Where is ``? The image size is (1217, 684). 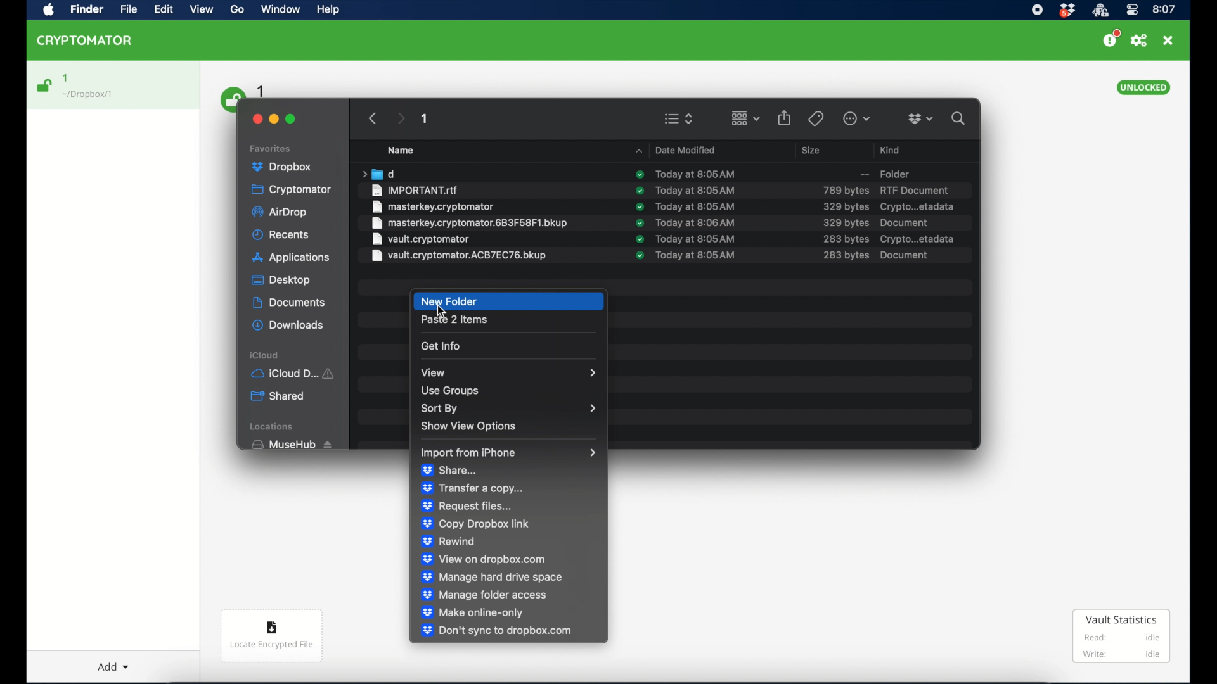
 is located at coordinates (640, 222).